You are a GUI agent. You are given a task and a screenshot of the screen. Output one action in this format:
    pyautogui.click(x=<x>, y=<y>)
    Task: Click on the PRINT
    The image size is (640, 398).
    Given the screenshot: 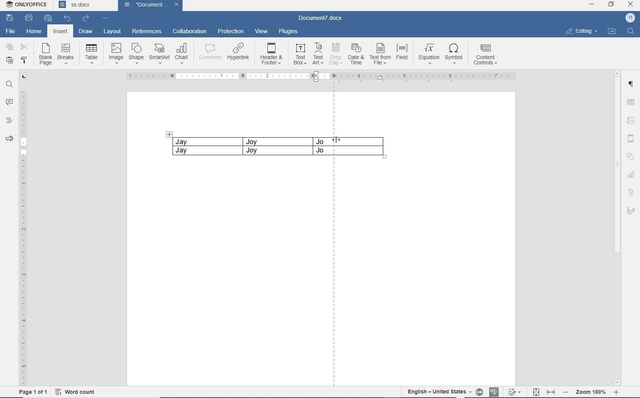 What is the action you would take?
    pyautogui.click(x=29, y=18)
    